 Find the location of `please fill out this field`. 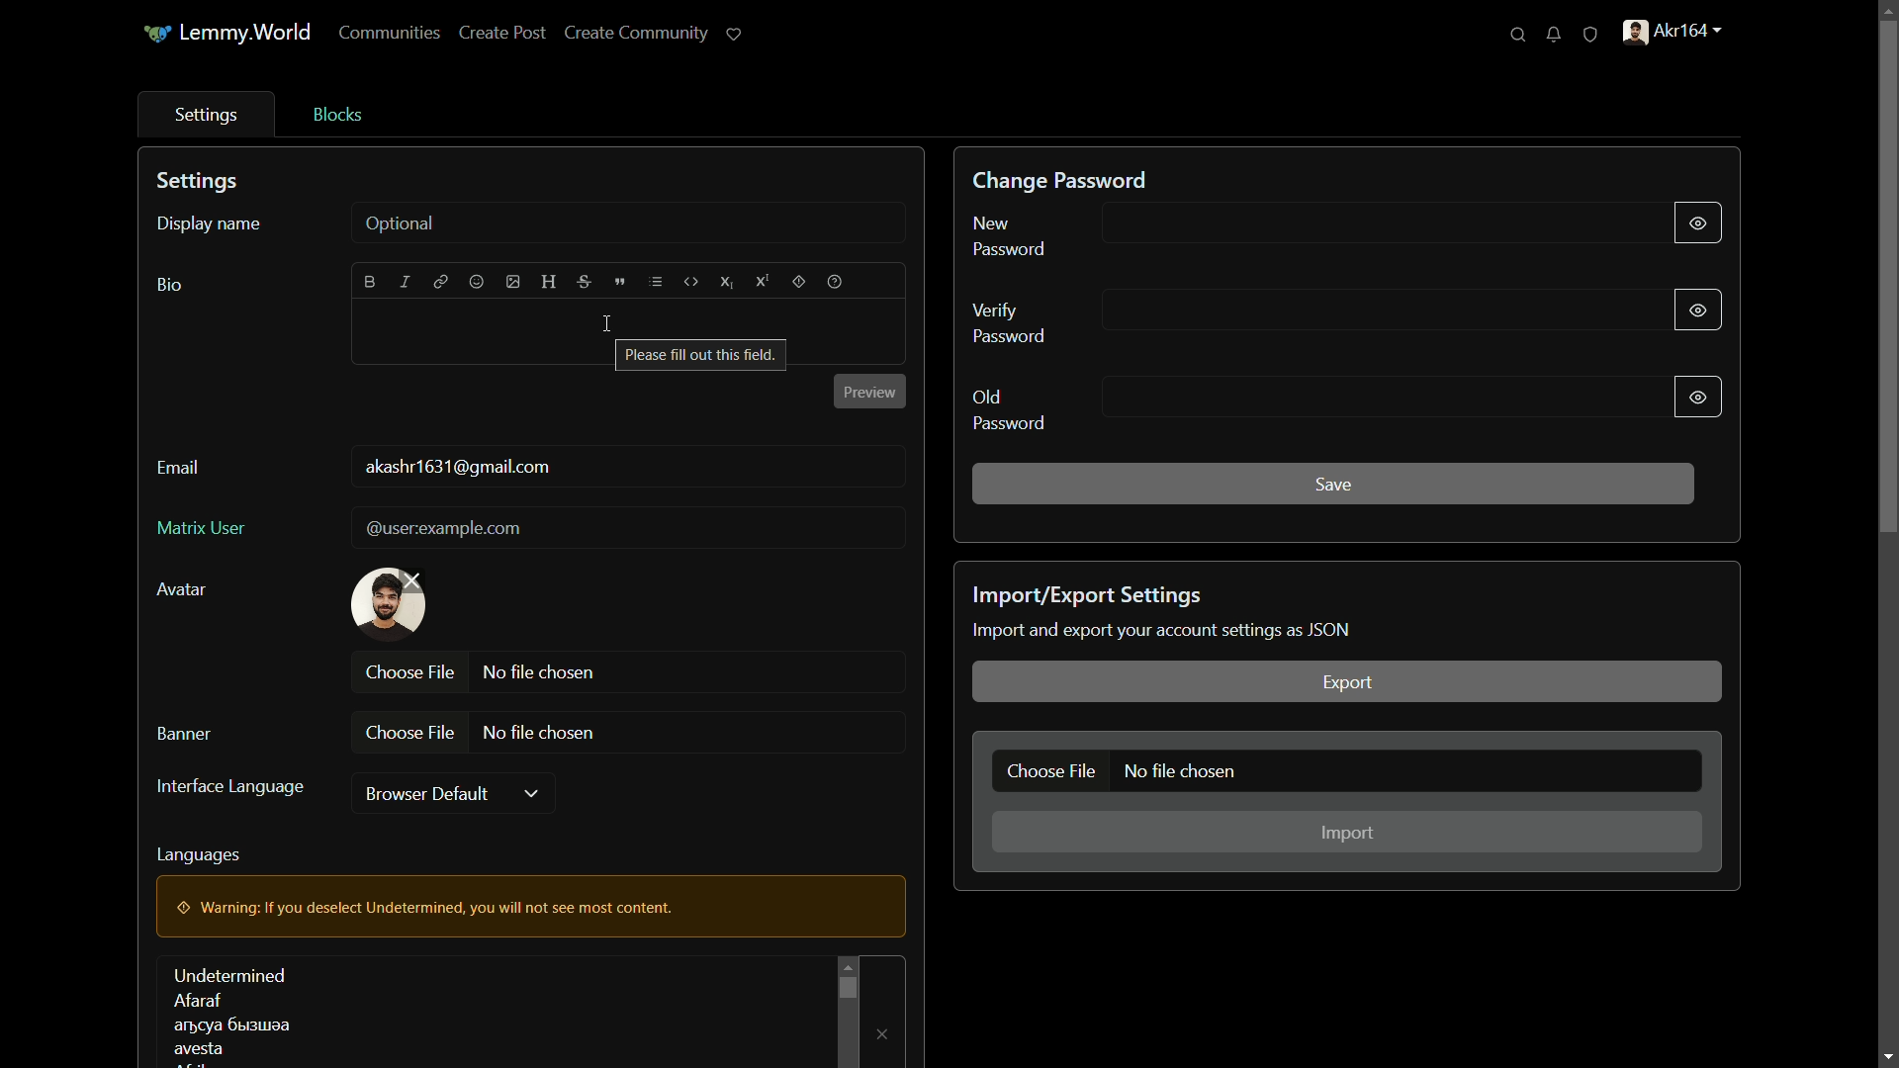

please fill out this field is located at coordinates (701, 355).